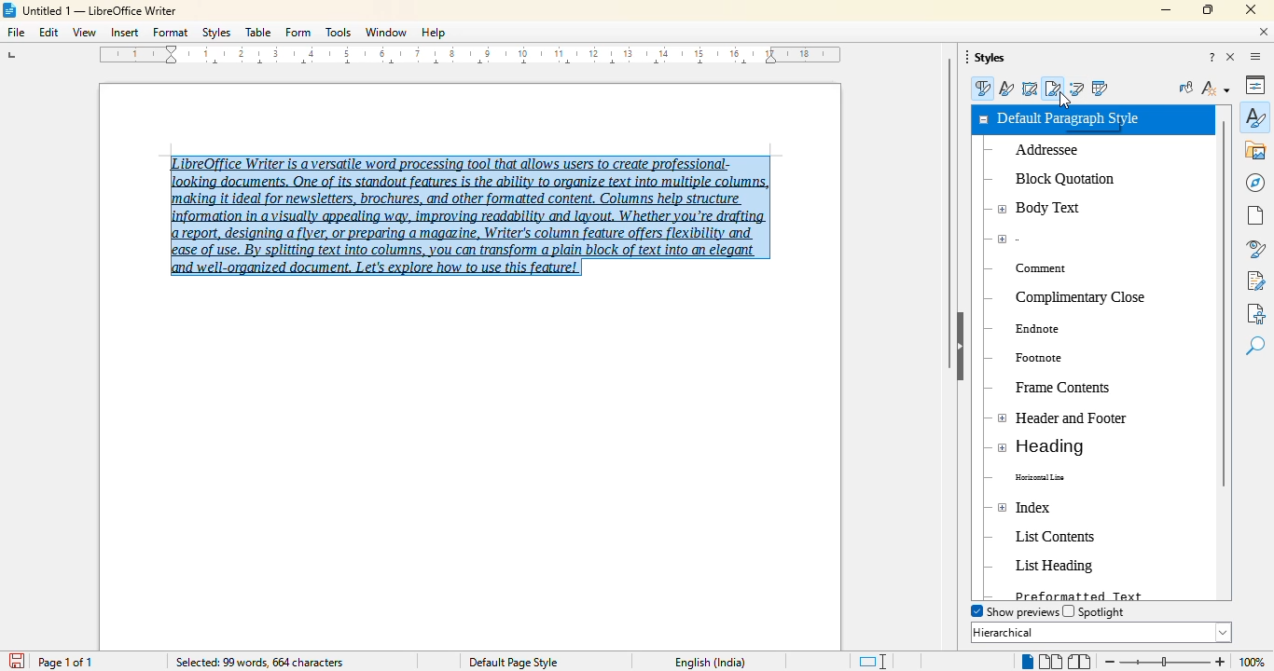 The image size is (1274, 671). What do you see at coordinates (11, 9) in the screenshot?
I see `LibreOffice logo` at bounding box center [11, 9].